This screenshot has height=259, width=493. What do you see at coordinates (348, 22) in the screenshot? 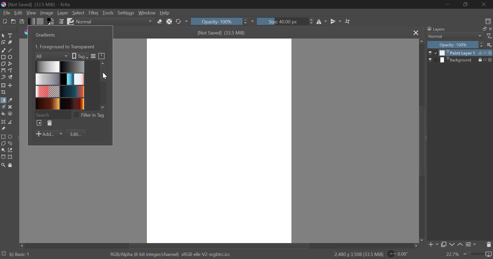
I see `Crop` at bounding box center [348, 22].